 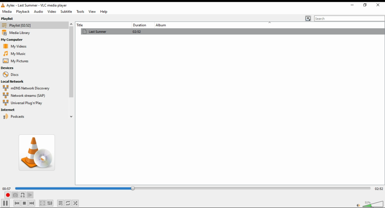 What do you see at coordinates (80, 11) in the screenshot?
I see `tools` at bounding box center [80, 11].